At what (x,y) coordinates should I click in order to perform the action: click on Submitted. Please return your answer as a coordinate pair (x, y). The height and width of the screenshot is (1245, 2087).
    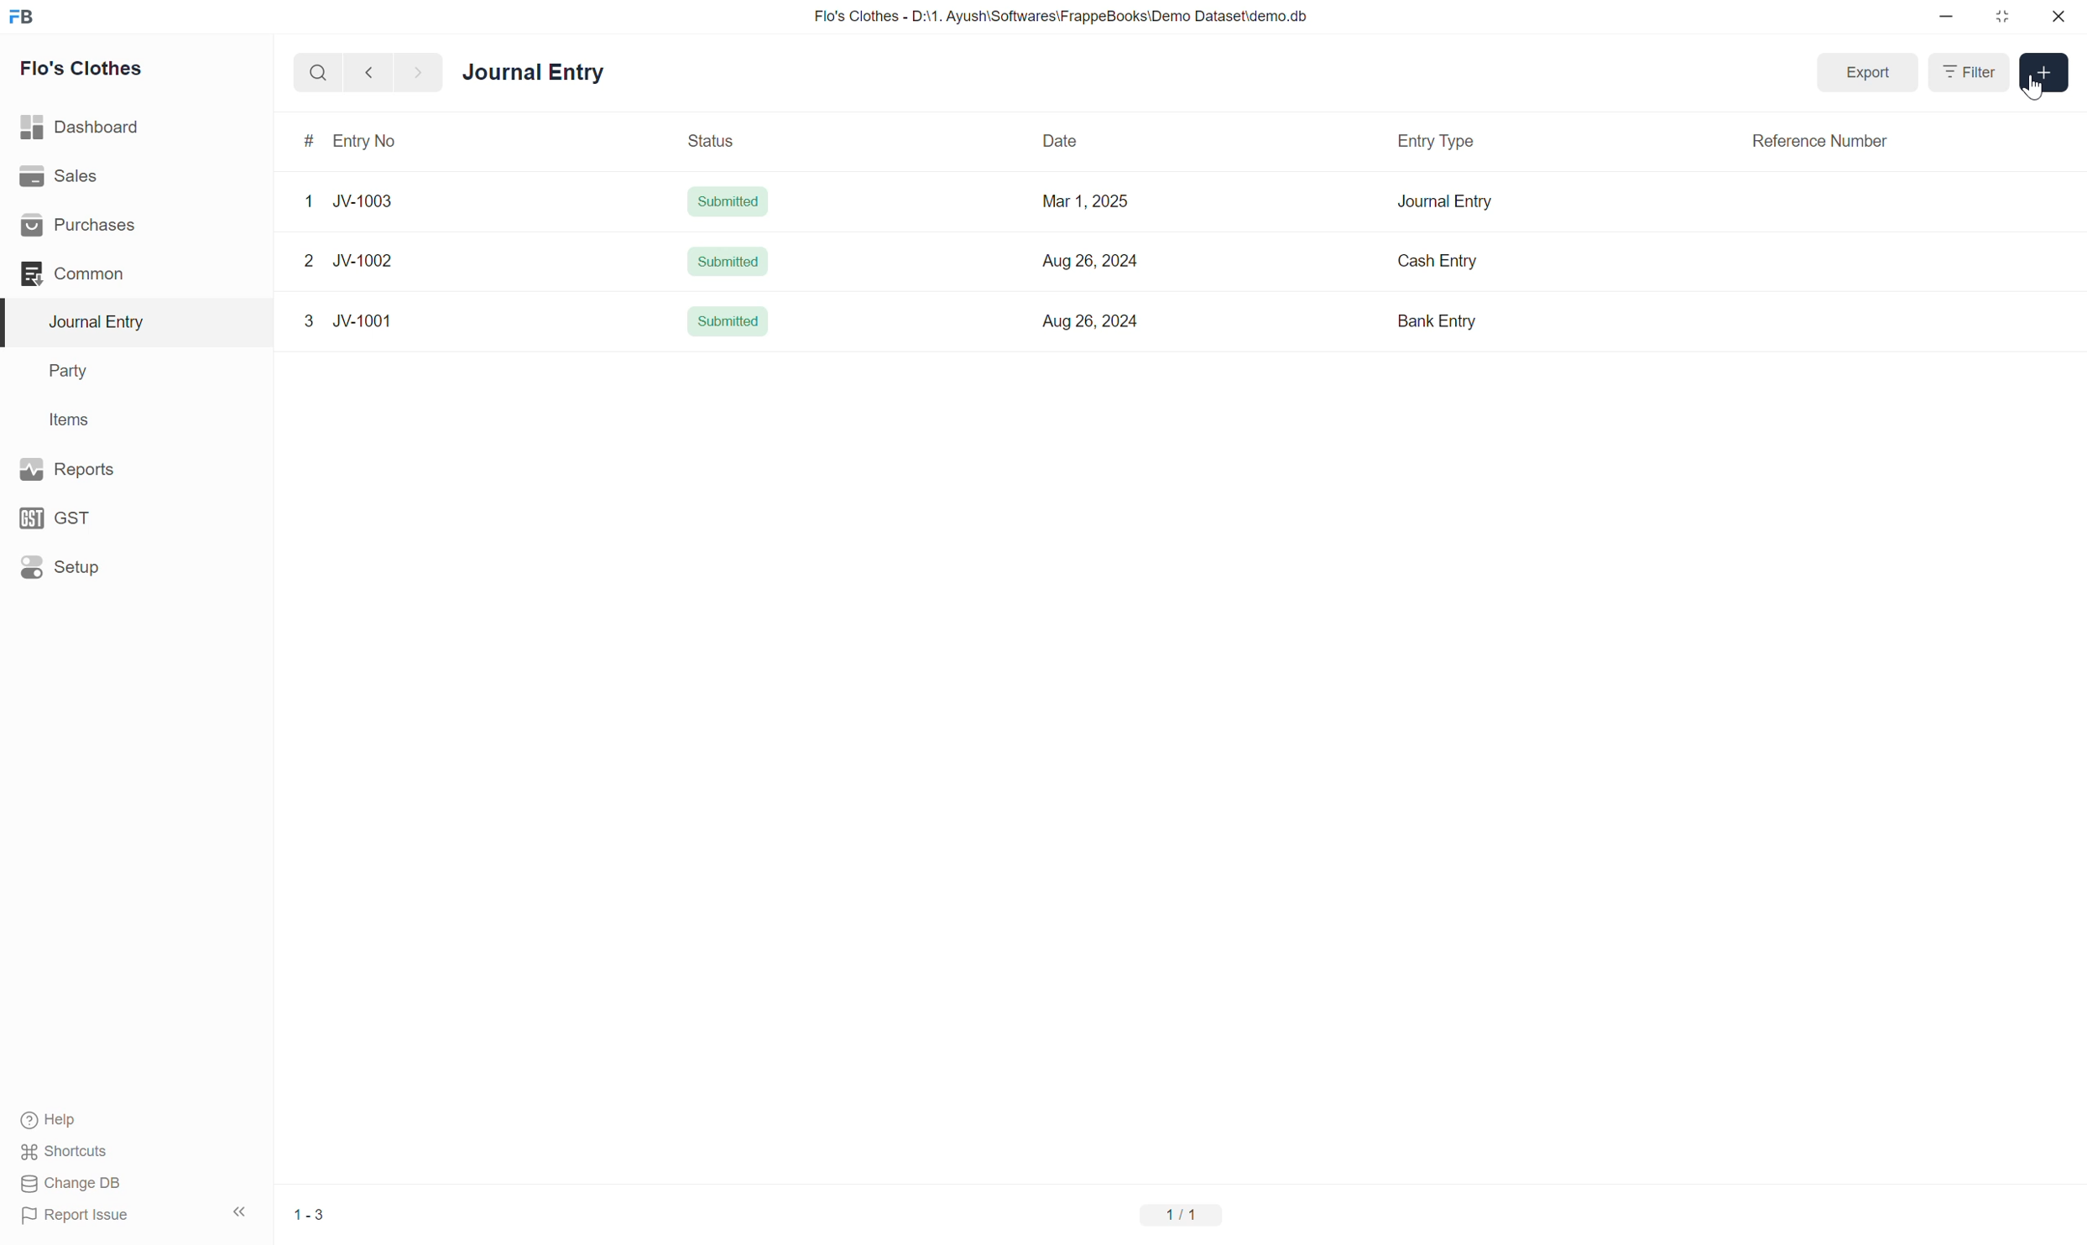
    Looking at the image, I should click on (726, 320).